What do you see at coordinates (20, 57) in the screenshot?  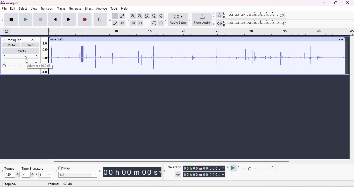 I see `volume` at bounding box center [20, 57].